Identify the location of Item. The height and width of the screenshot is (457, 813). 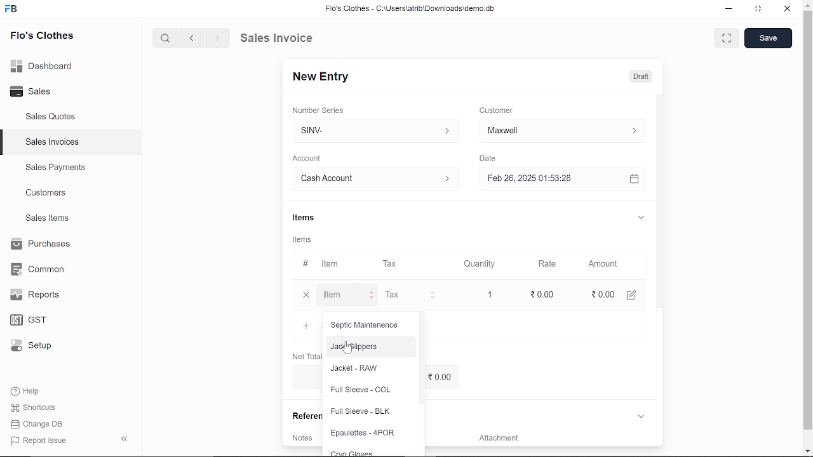
(328, 265).